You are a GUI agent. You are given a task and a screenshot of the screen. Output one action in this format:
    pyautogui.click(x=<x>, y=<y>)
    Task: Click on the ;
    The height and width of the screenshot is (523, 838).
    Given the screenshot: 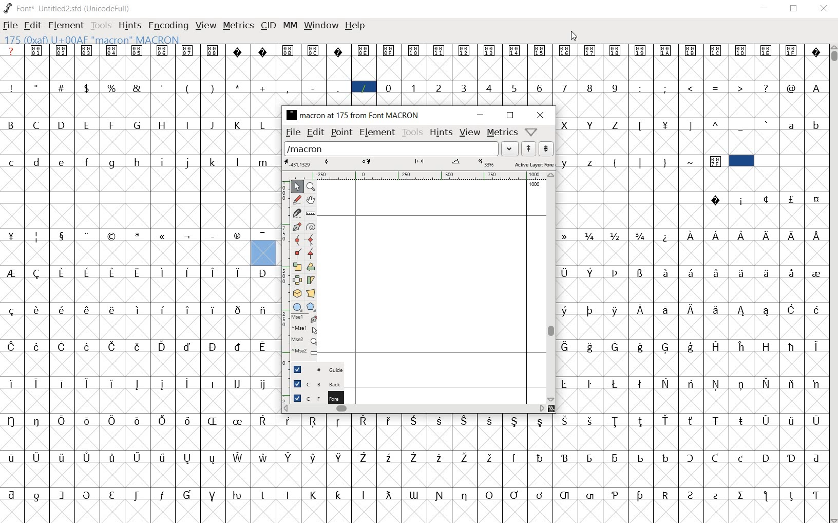 What is the action you would take?
    pyautogui.click(x=666, y=88)
    